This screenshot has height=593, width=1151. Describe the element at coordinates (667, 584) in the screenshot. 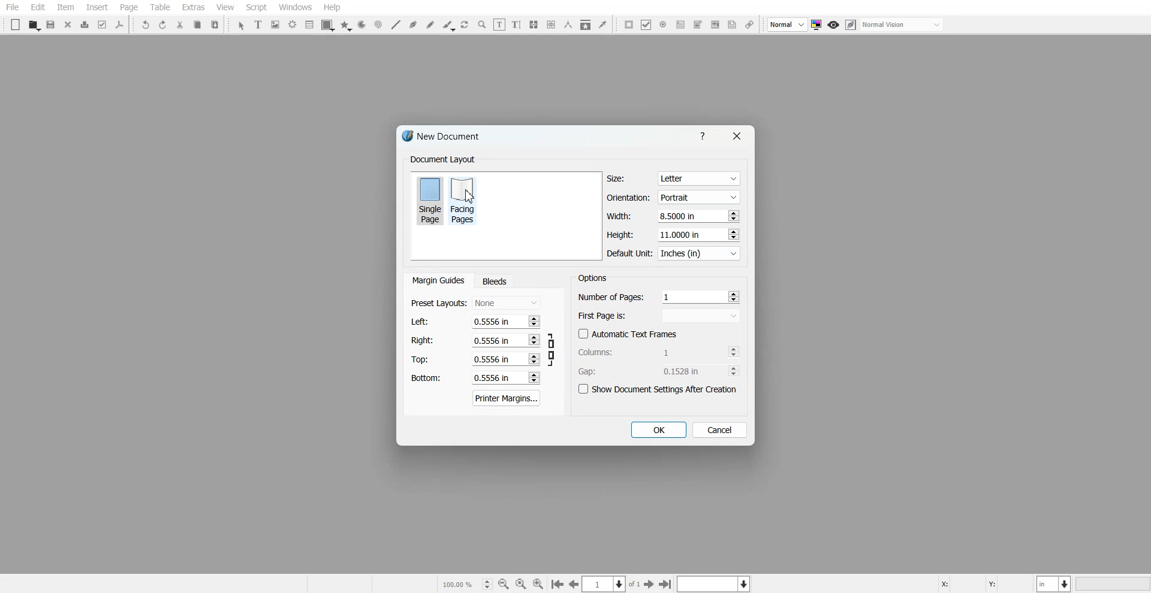

I see `Go to the first page` at that location.